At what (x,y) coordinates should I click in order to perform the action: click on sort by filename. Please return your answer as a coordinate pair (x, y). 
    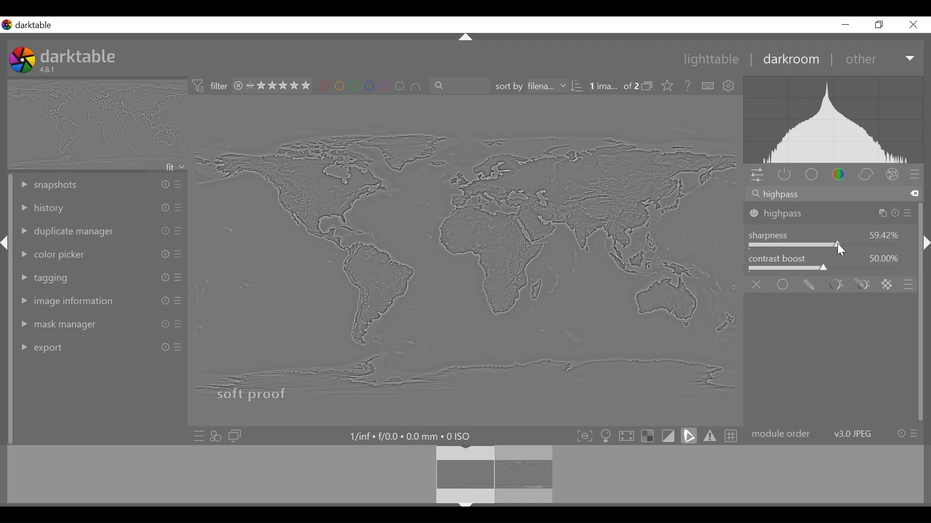
    Looking at the image, I should click on (537, 85).